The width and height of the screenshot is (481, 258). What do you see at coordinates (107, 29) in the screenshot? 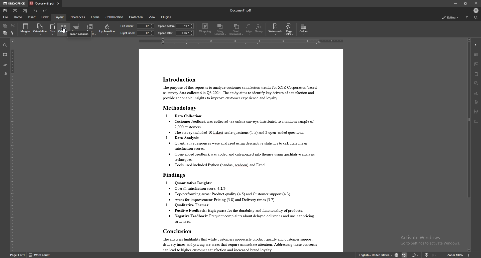
I see `hyphentation` at bounding box center [107, 29].